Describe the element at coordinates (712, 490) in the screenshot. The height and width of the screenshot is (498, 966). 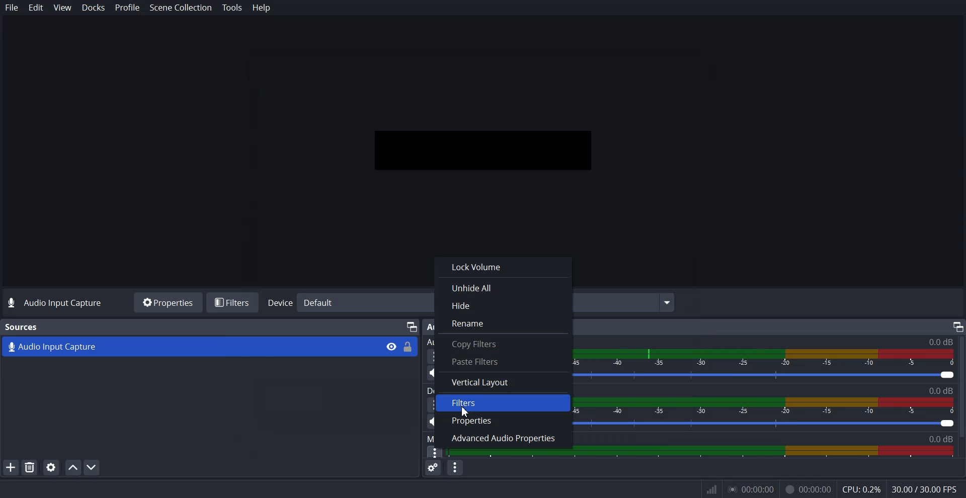
I see `Inf` at that location.